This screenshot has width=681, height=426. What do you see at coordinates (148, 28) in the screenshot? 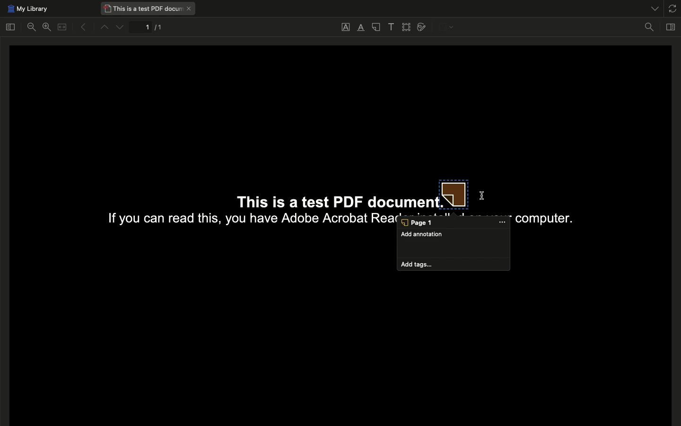
I see `1/1` at bounding box center [148, 28].